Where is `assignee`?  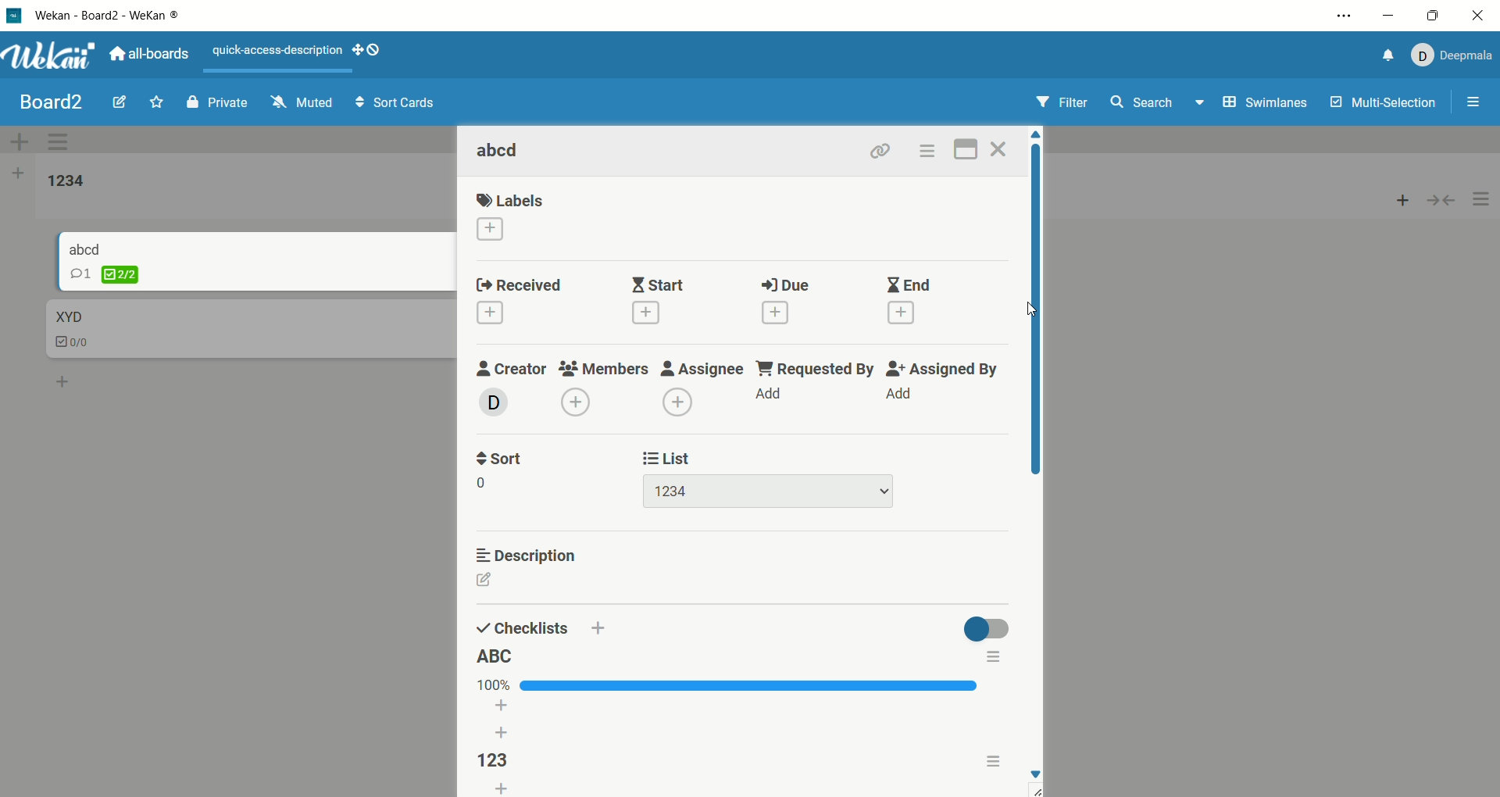 assignee is located at coordinates (701, 366).